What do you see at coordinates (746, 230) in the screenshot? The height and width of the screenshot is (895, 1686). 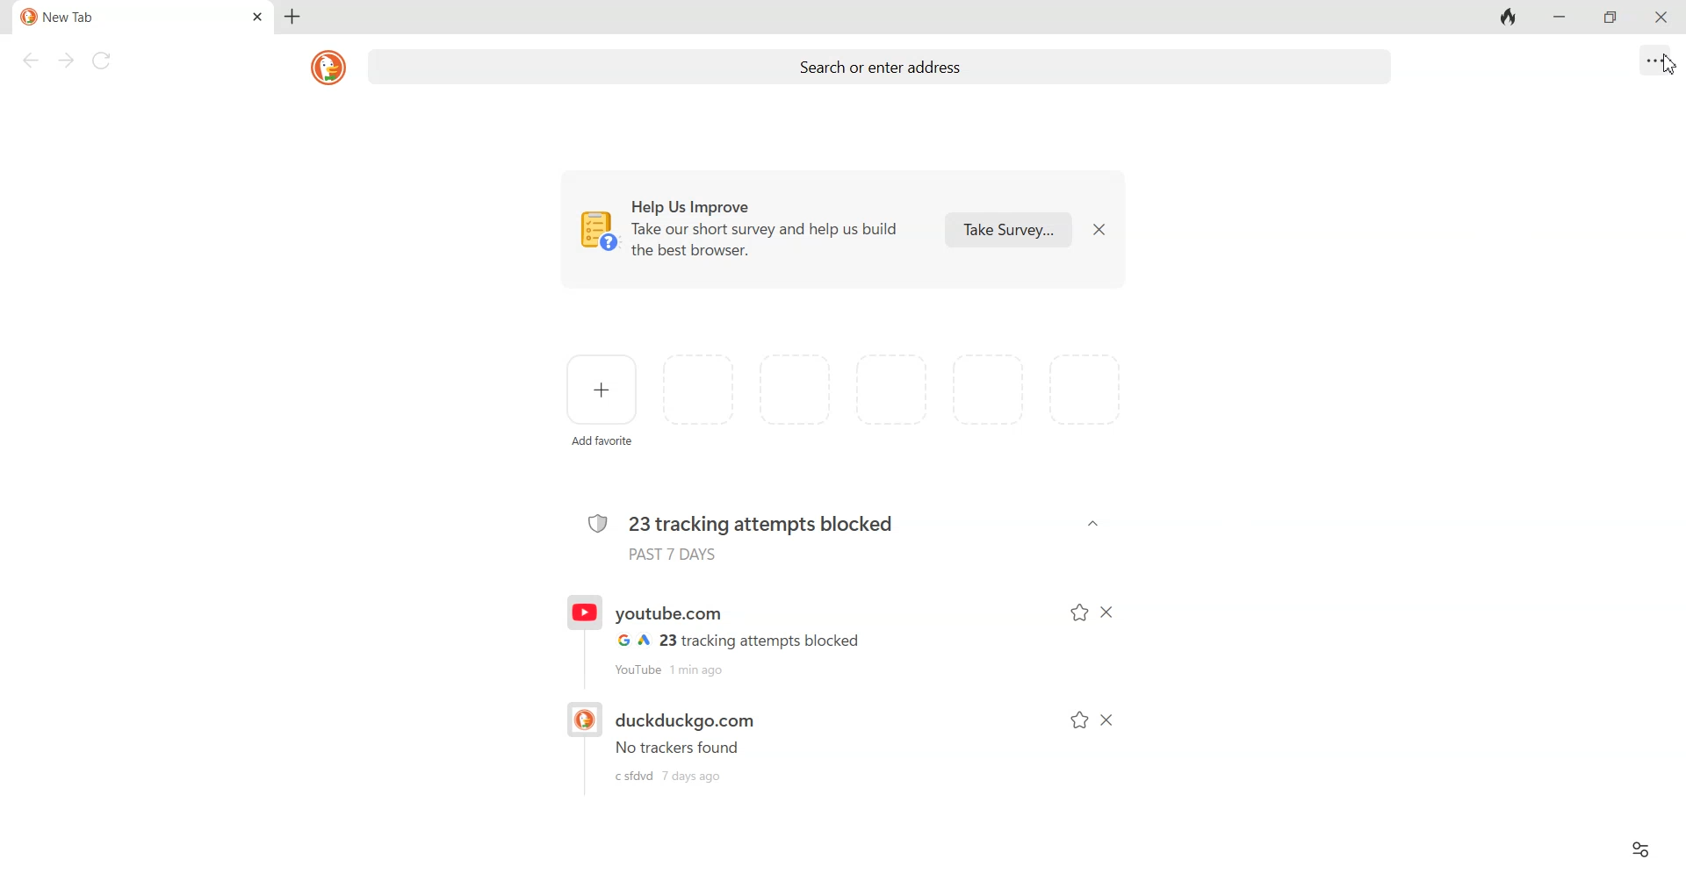 I see `Help us Improve. Take out short survey and help us build the best browser` at bounding box center [746, 230].